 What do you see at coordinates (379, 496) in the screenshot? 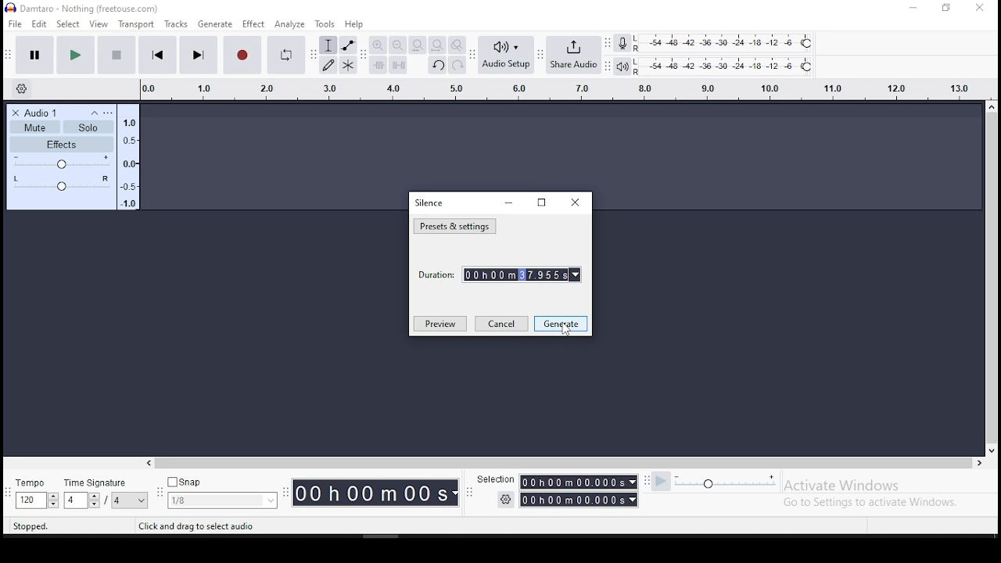
I see `Timer` at bounding box center [379, 496].